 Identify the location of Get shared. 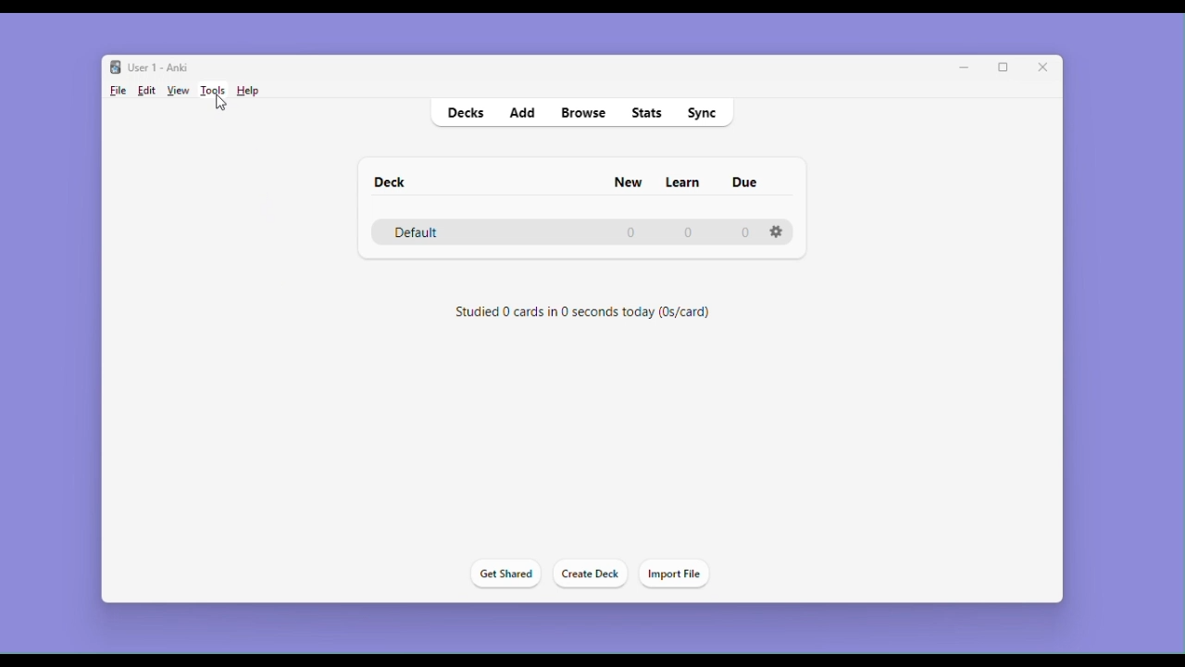
(509, 576).